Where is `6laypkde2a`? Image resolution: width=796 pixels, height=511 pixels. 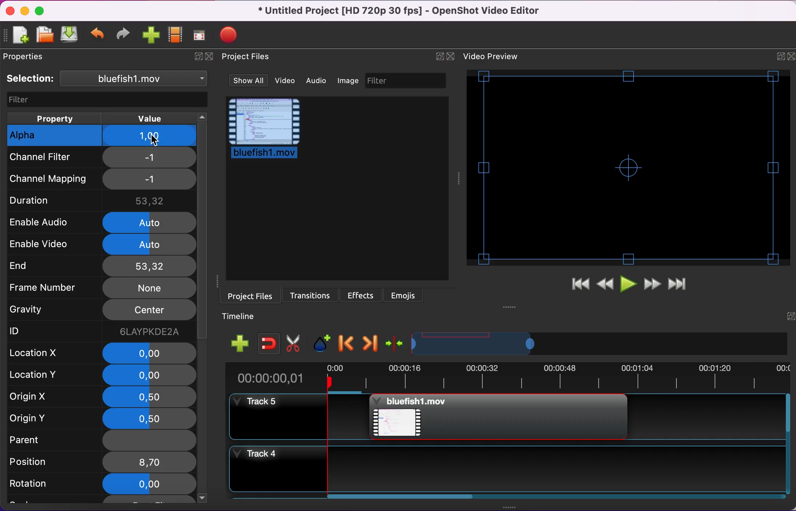
6laypkde2a is located at coordinates (149, 332).